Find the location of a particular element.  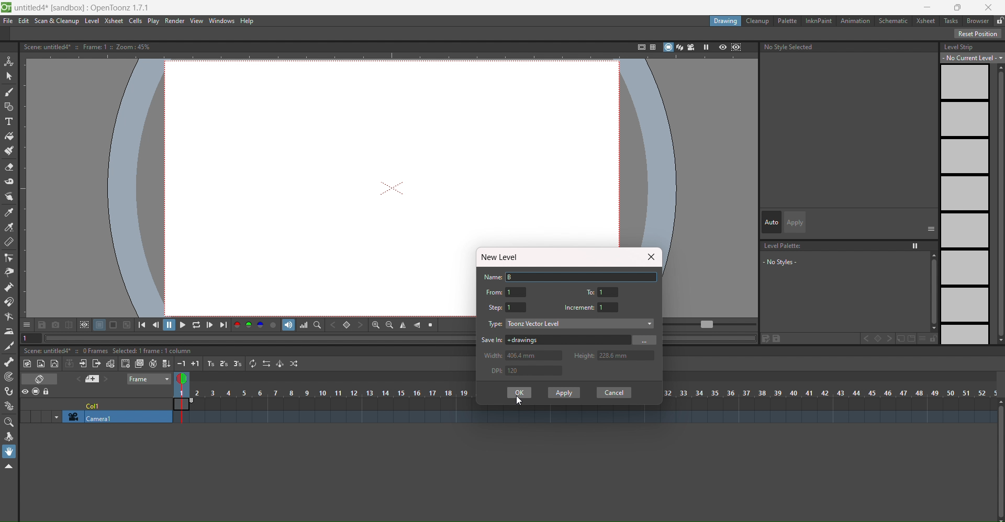

reverse is located at coordinates (266, 363).